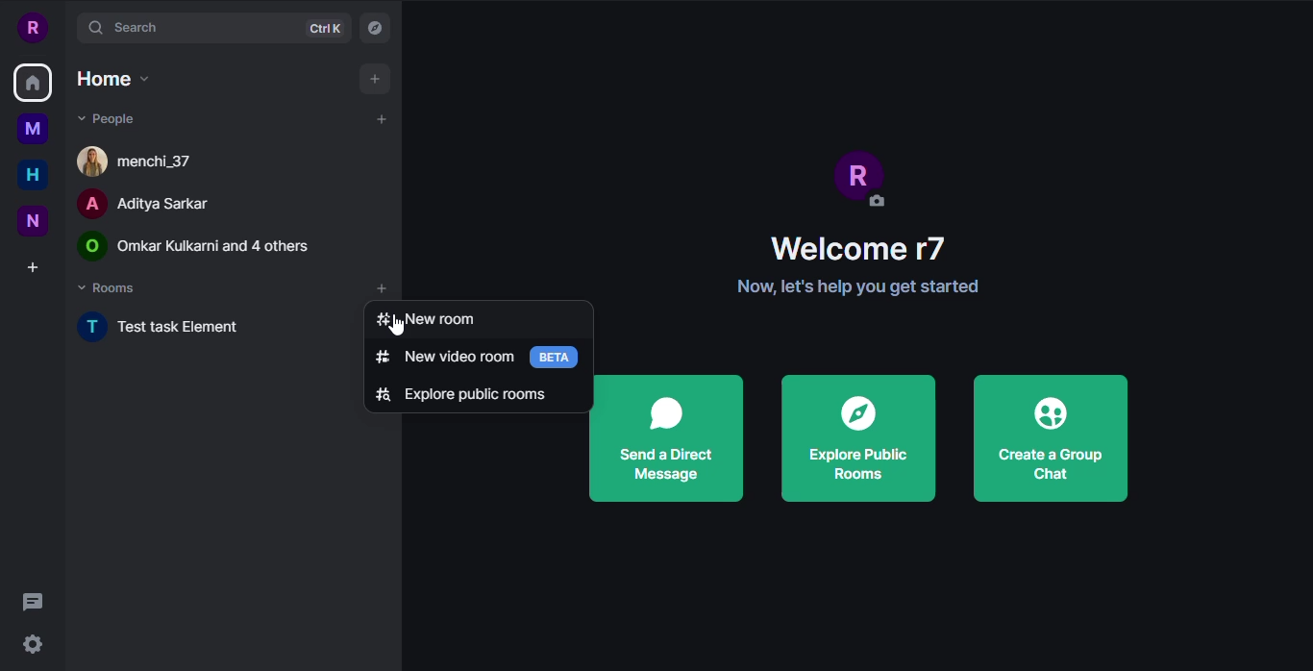 This screenshot has width=1313, height=671. I want to click on rooms, so click(109, 288).